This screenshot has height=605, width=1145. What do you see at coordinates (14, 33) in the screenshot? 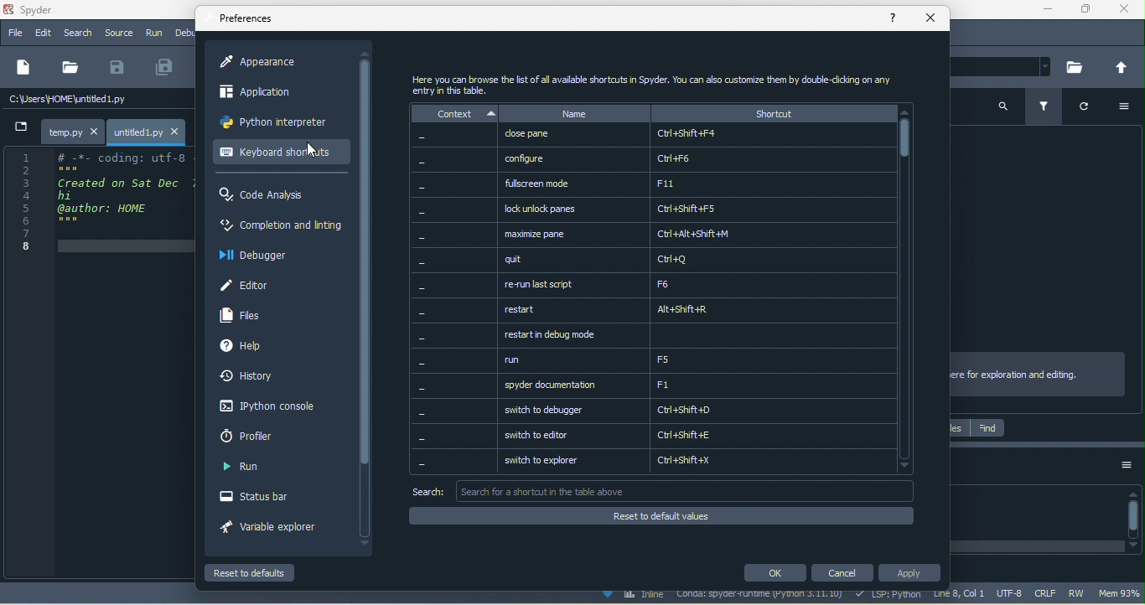
I see `file` at bounding box center [14, 33].